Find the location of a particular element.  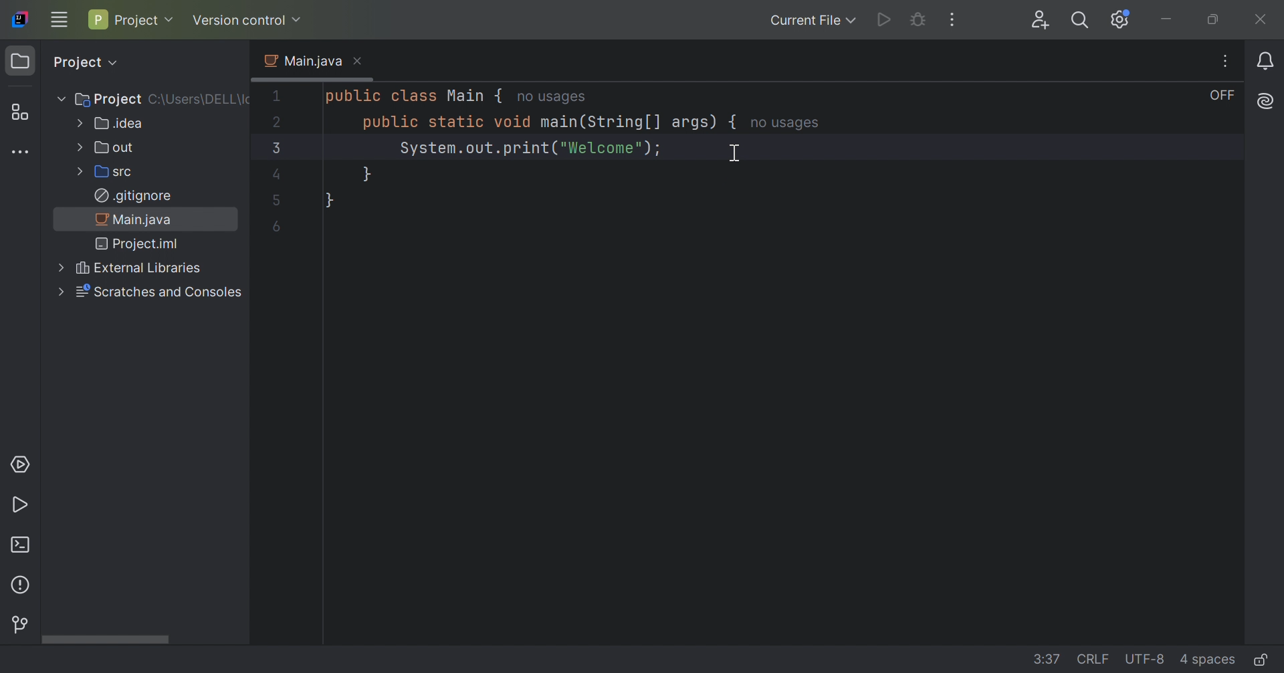

Minimize is located at coordinates (1170, 20).